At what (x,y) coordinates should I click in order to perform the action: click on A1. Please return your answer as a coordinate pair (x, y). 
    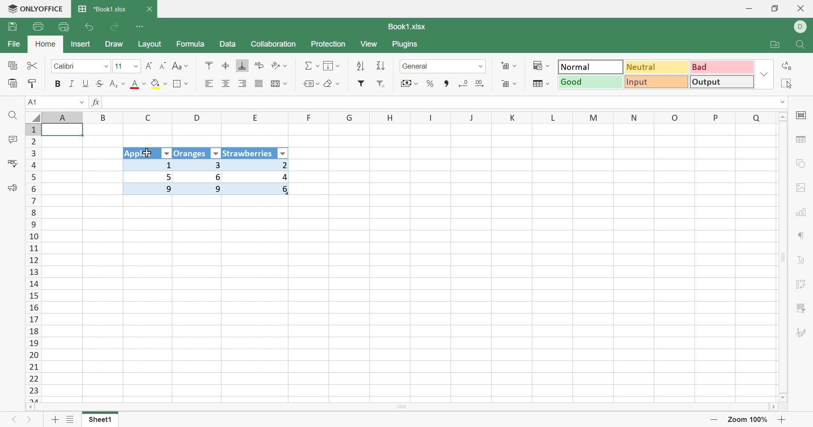
    Looking at the image, I should click on (32, 102).